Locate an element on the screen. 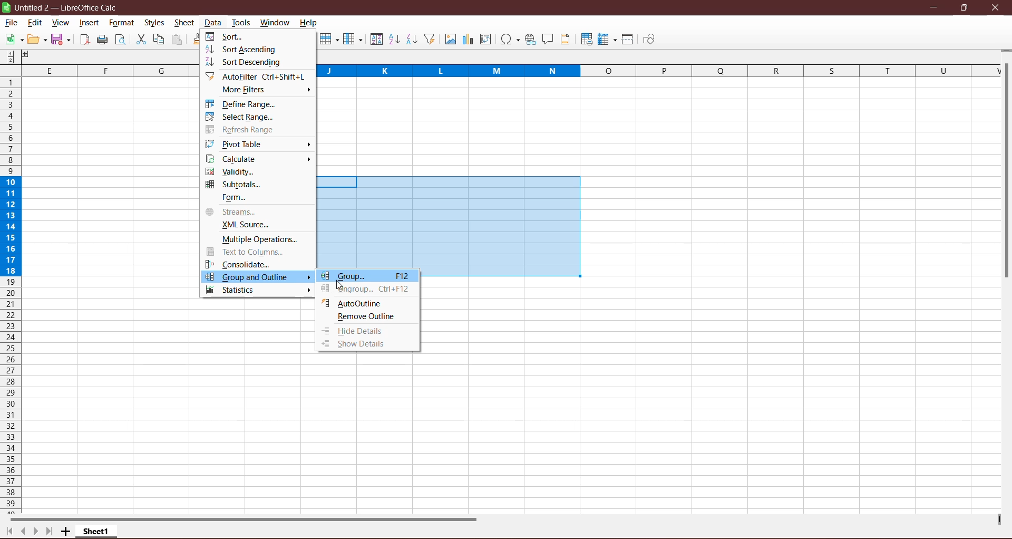 The height and width of the screenshot is (539, 1012). Close is located at coordinates (996, 8).